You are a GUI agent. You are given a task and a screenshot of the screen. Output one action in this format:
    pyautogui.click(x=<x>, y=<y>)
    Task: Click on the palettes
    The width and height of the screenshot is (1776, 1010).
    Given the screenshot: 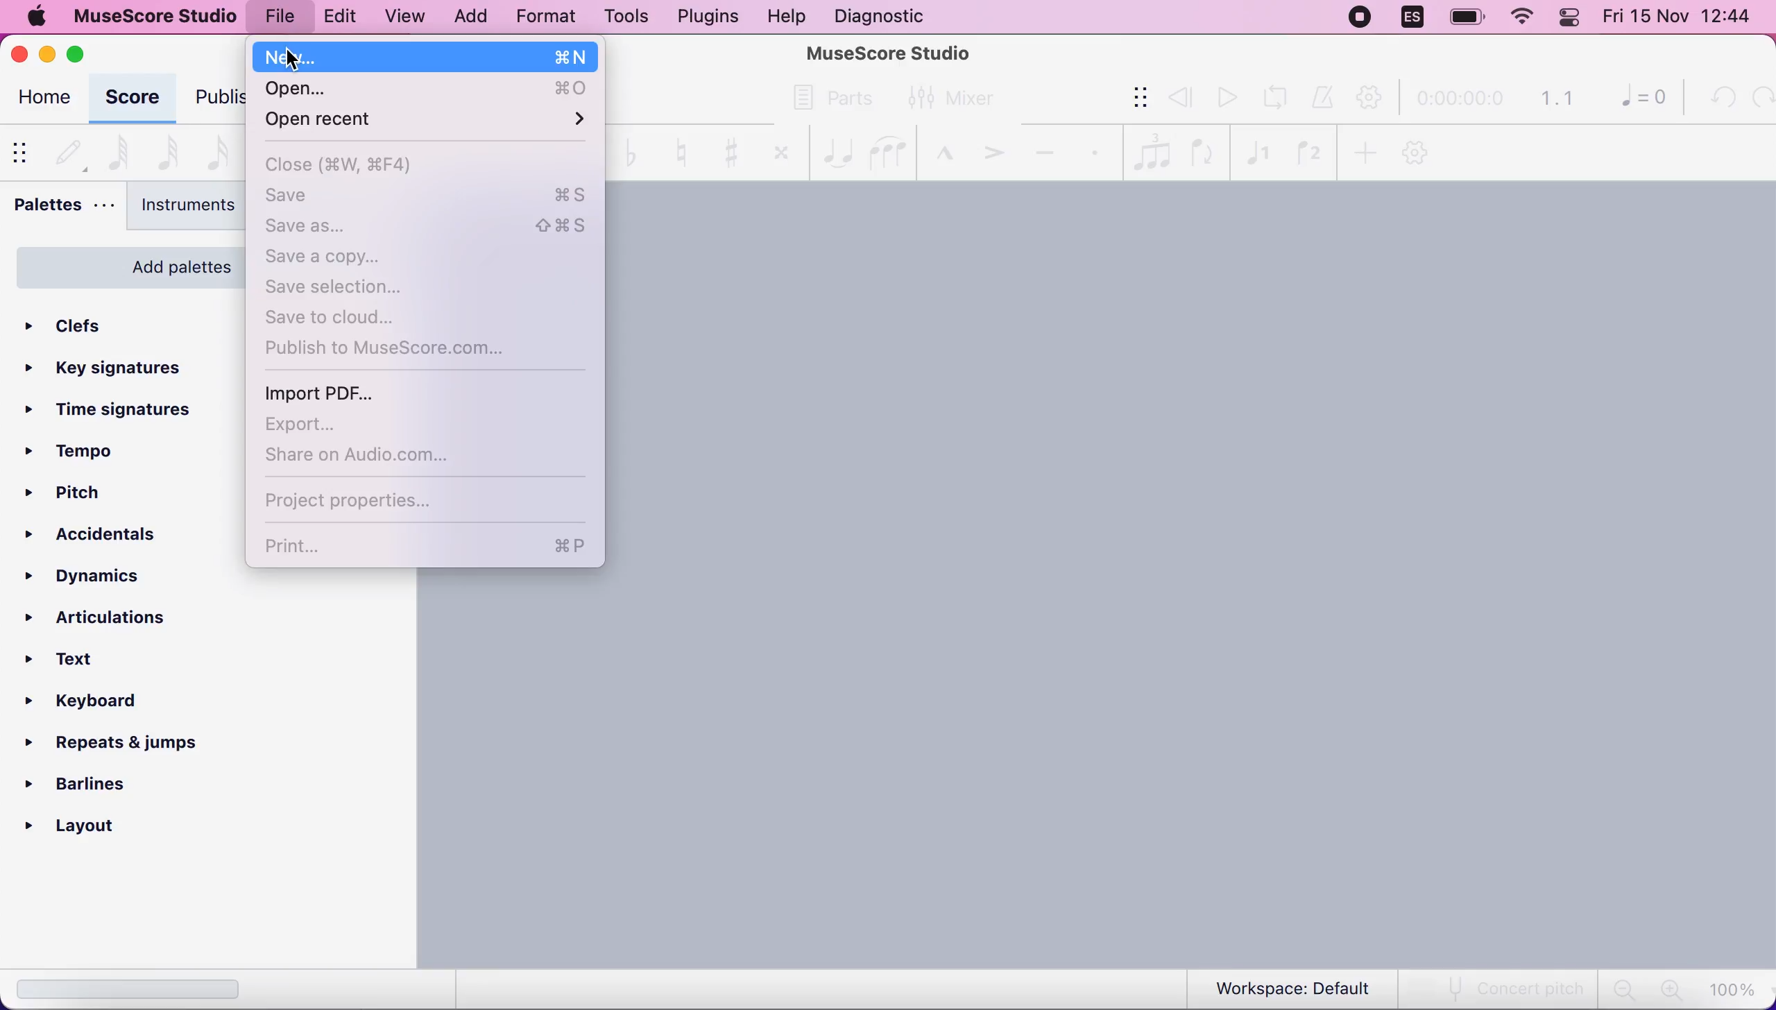 What is the action you would take?
    pyautogui.click(x=62, y=208)
    